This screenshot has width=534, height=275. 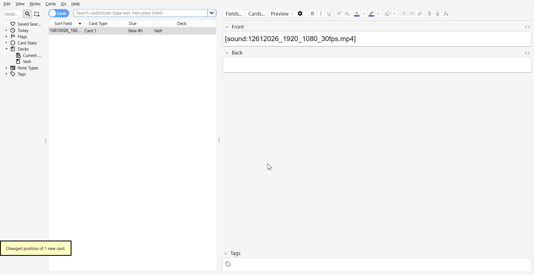 I want to click on Search, so click(x=28, y=14).